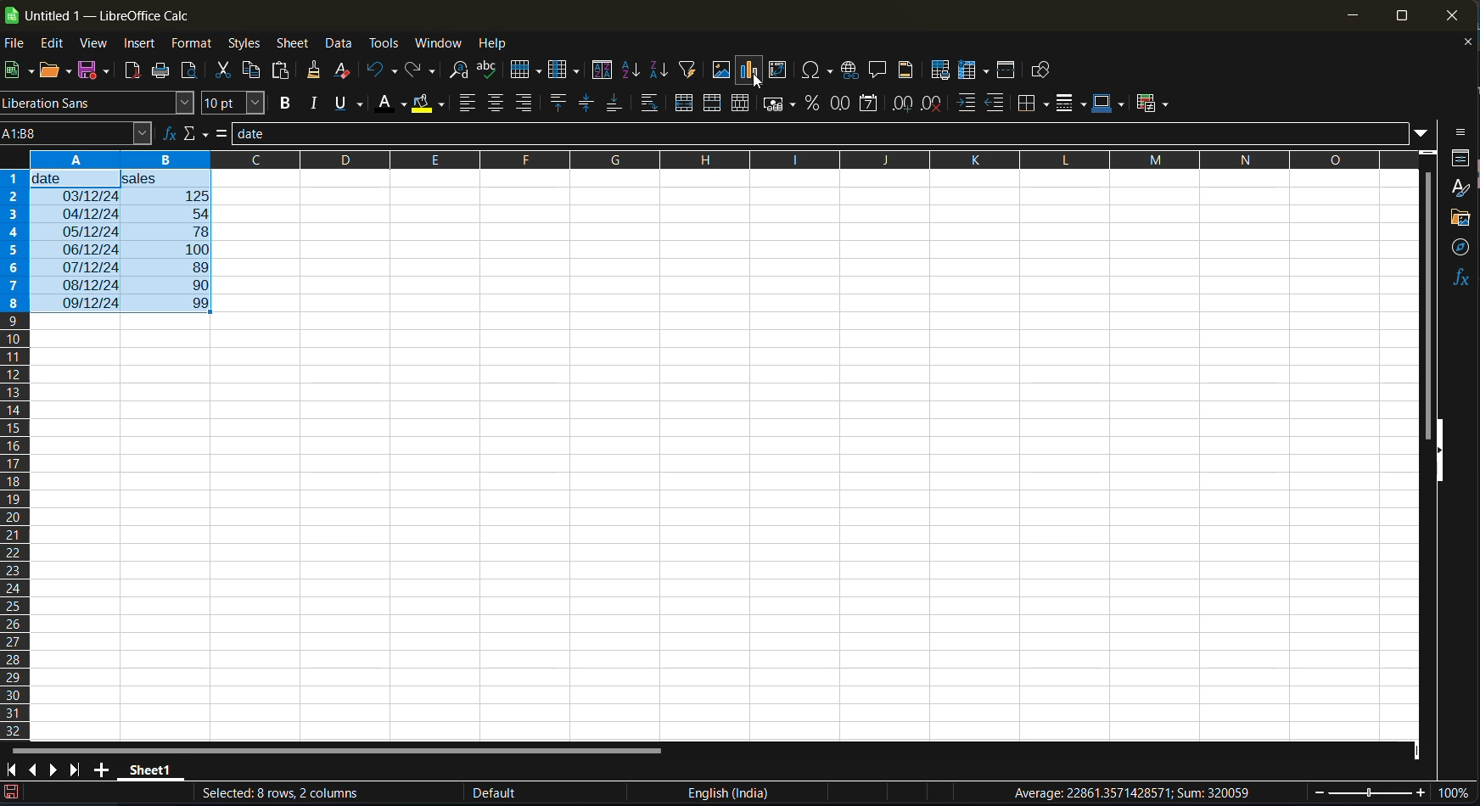 This screenshot has height=806, width=1480. What do you see at coordinates (491, 70) in the screenshot?
I see `spelling` at bounding box center [491, 70].